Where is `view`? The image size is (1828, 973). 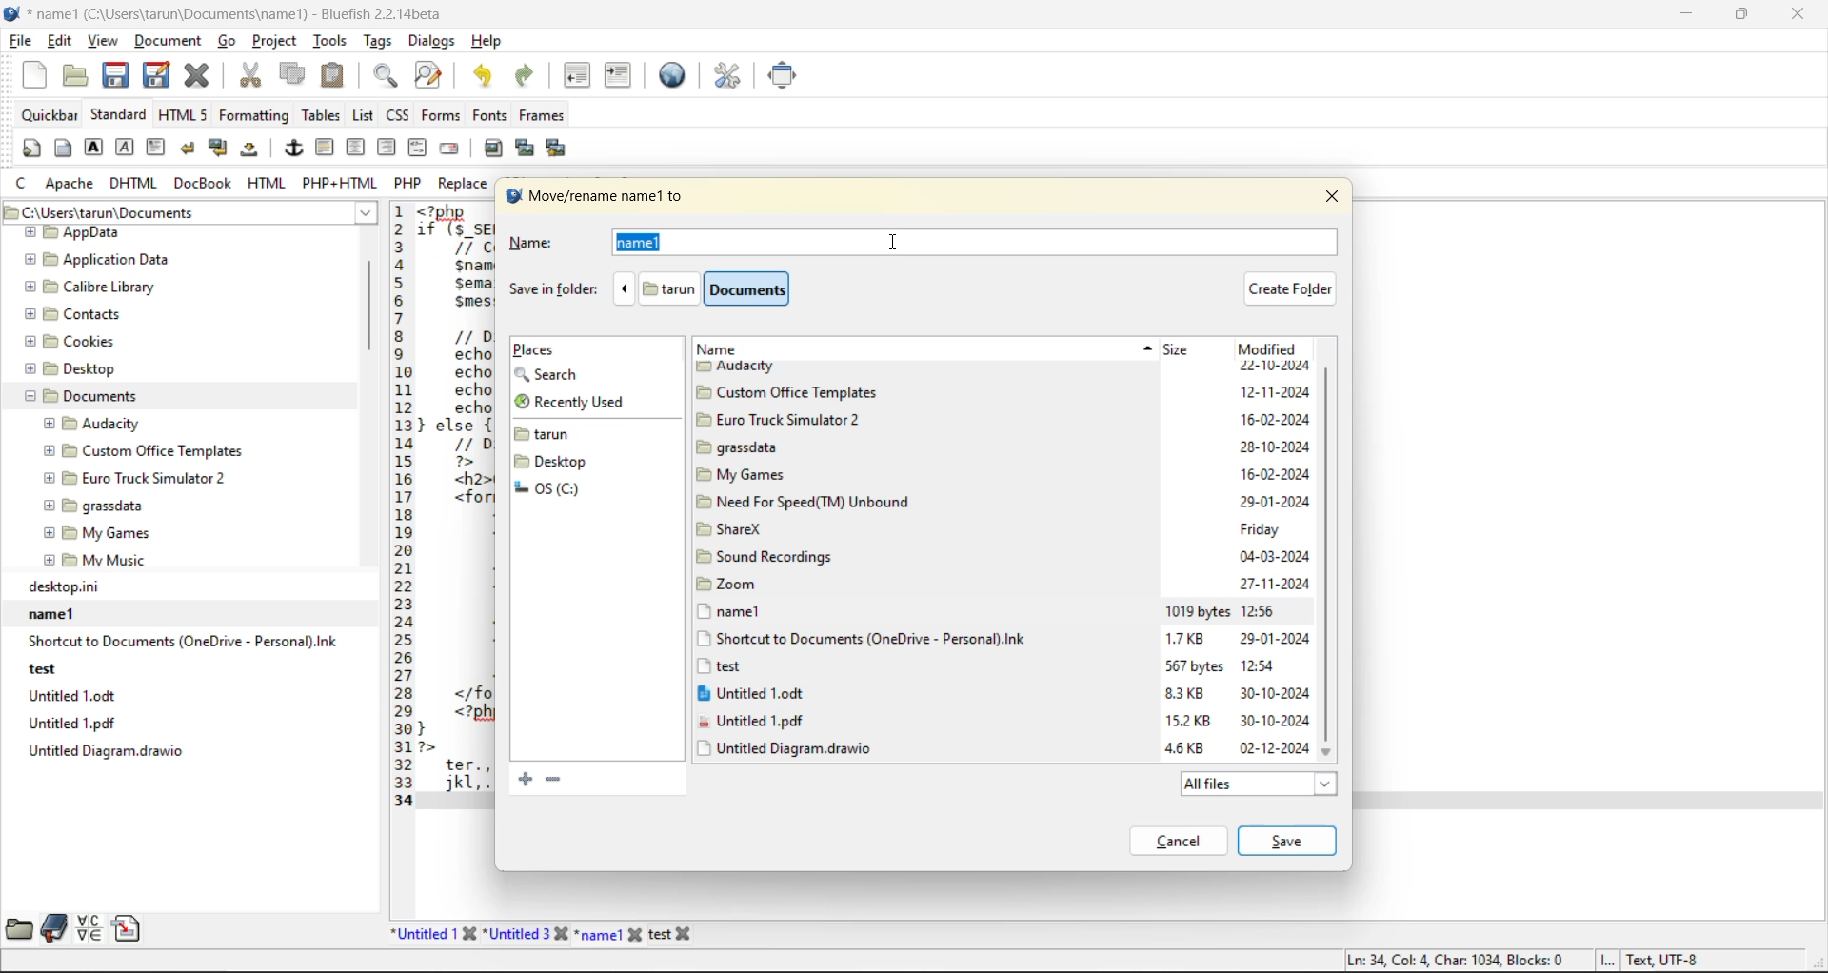
view is located at coordinates (106, 44).